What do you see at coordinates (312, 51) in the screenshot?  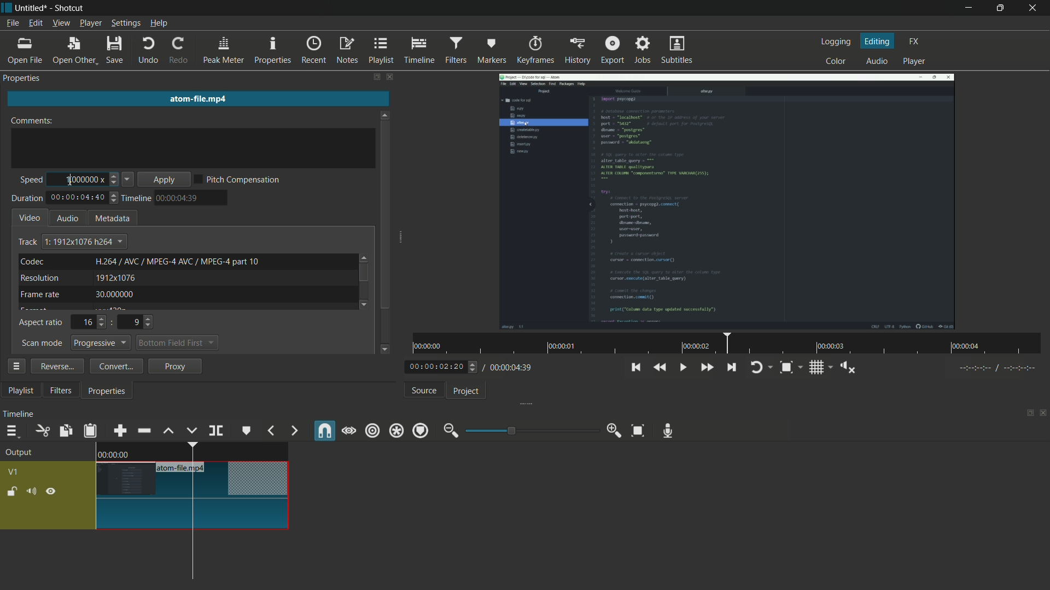 I see `recent` at bounding box center [312, 51].